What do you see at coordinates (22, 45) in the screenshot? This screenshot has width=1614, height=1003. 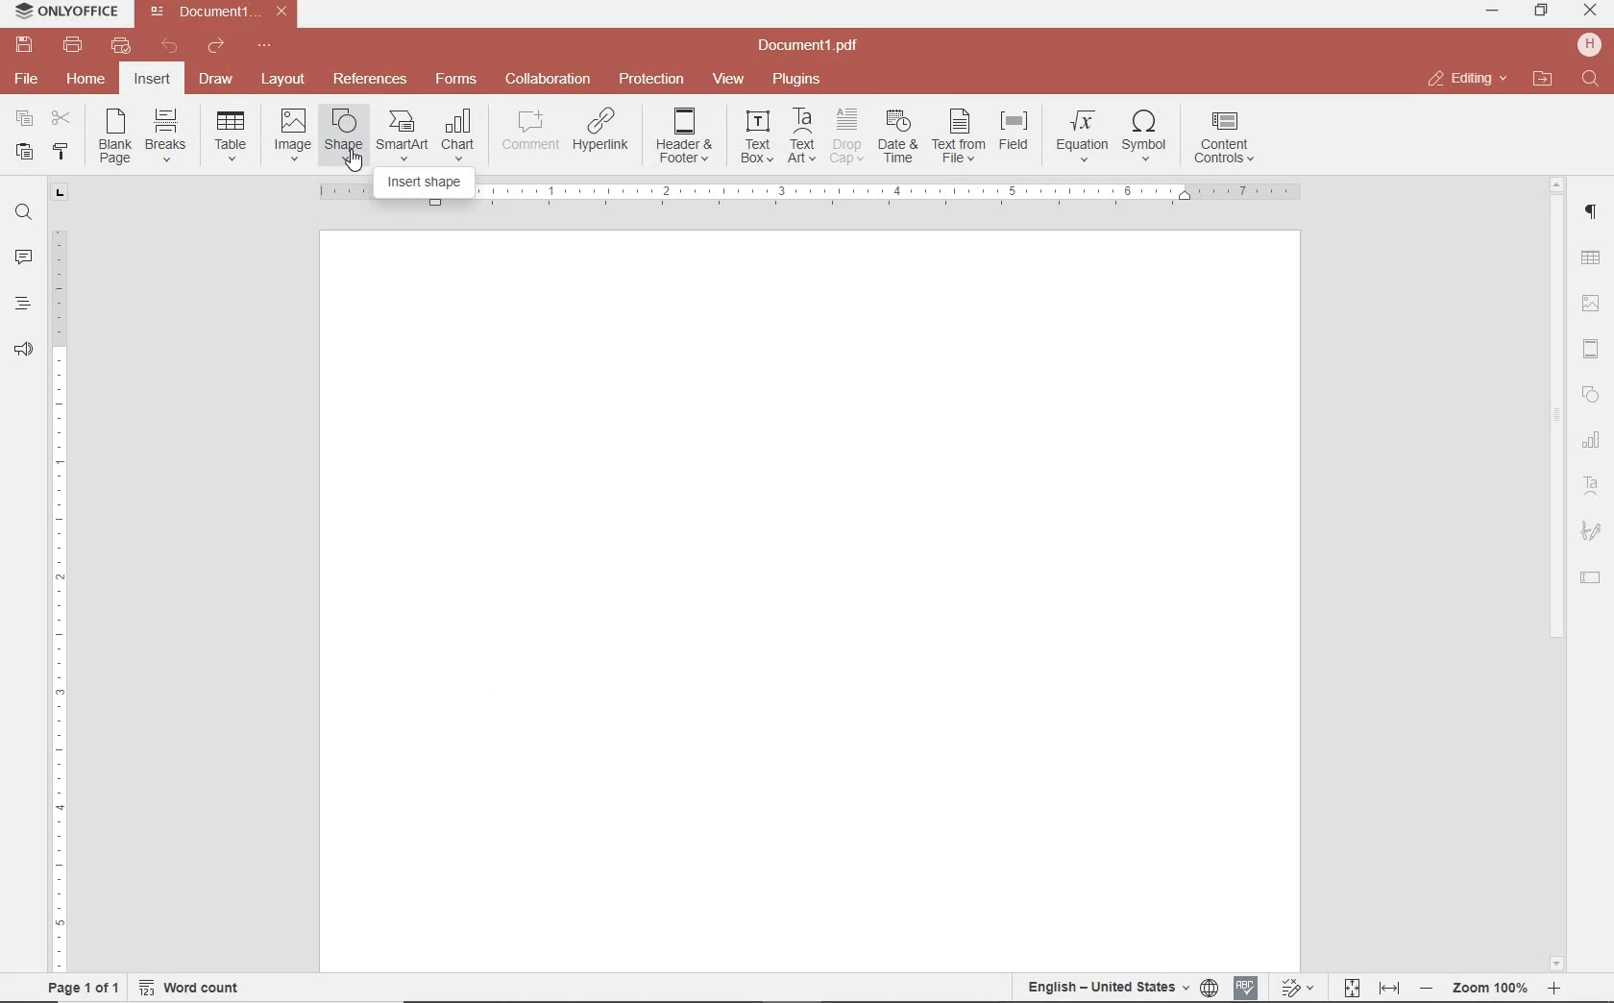 I see `save` at bounding box center [22, 45].